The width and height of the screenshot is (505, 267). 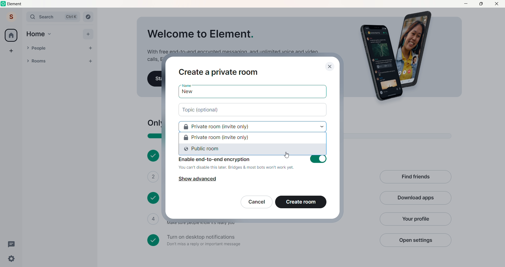 I want to click on Quick Settings, so click(x=12, y=259).